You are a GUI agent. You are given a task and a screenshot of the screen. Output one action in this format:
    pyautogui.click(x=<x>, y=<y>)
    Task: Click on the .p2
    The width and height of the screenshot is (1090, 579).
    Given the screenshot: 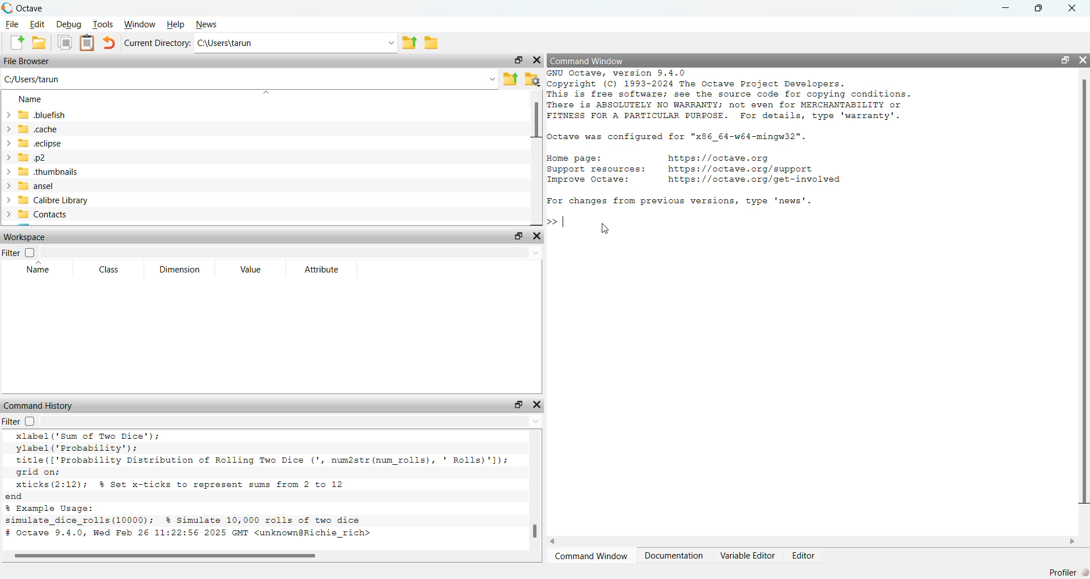 What is the action you would take?
    pyautogui.click(x=26, y=158)
    